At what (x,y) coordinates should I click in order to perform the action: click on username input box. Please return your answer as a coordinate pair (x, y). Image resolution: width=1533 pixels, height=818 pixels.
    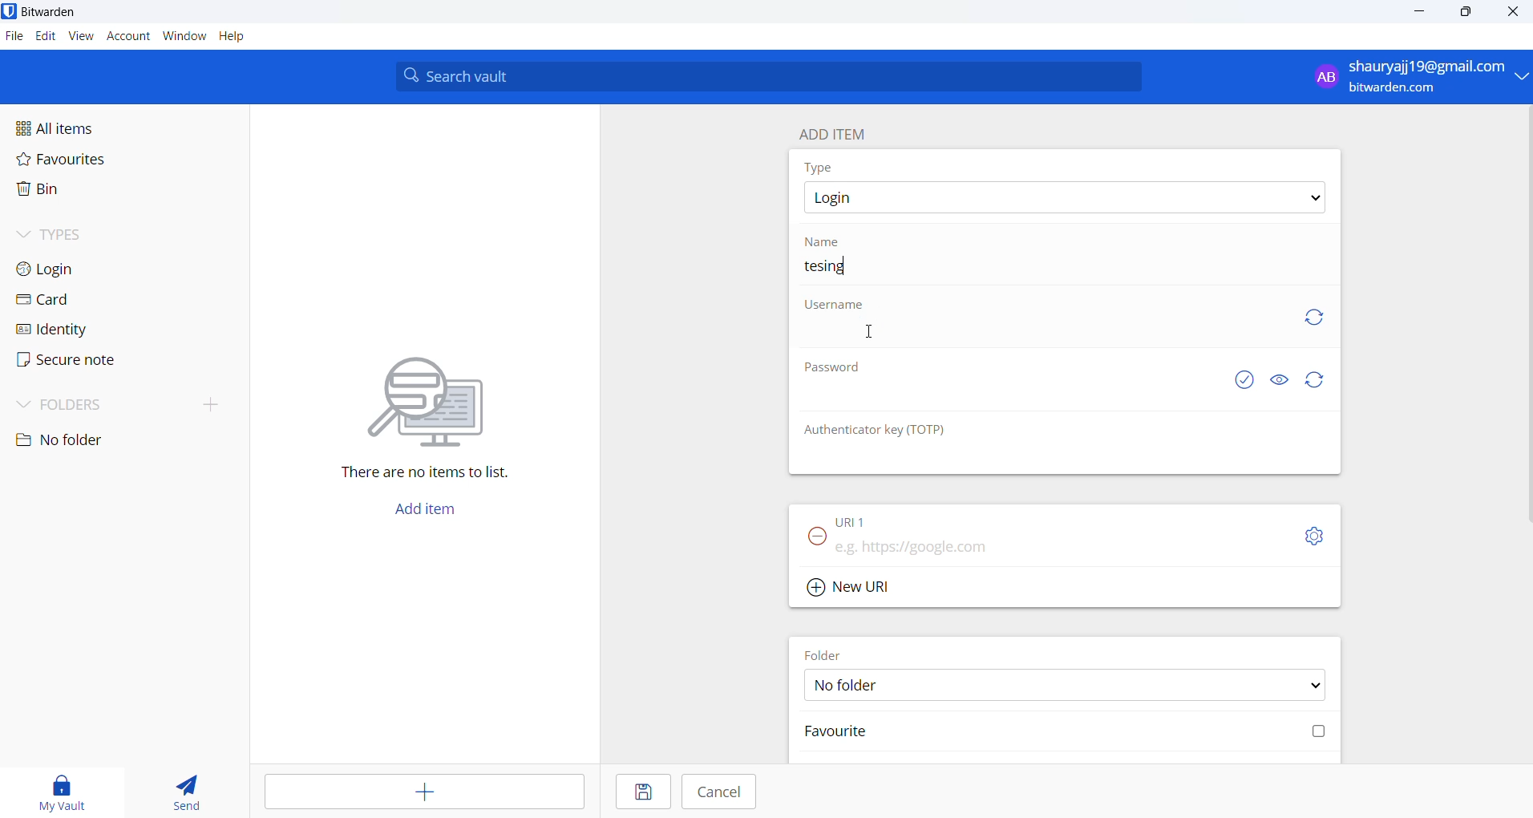
    Looking at the image, I should click on (1045, 337).